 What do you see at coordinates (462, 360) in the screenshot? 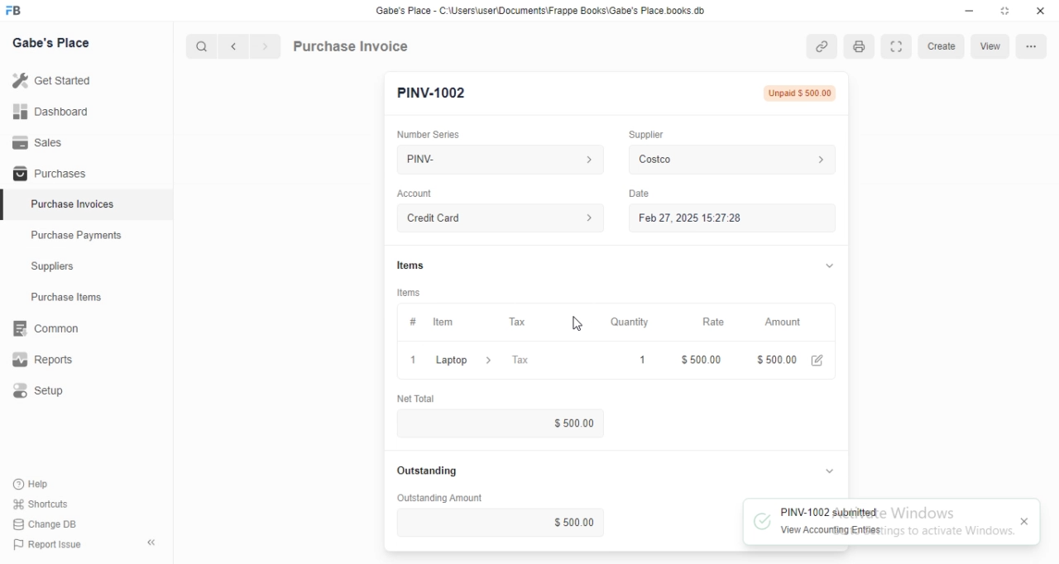
I see `Laptop` at bounding box center [462, 360].